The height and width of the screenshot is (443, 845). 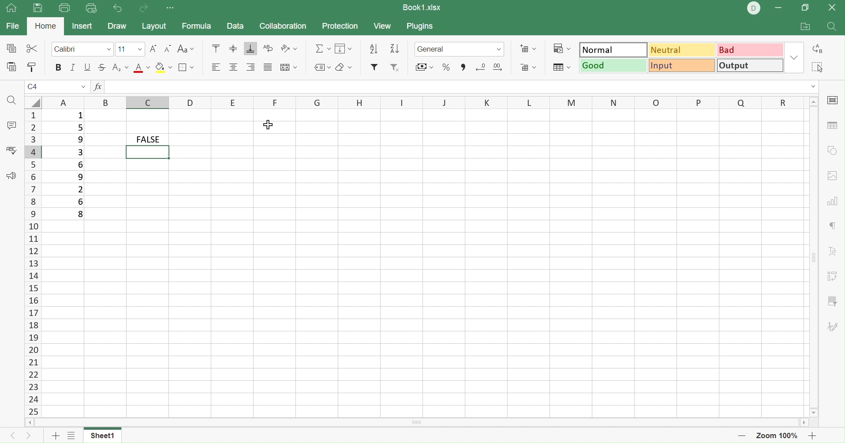 What do you see at coordinates (741, 436) in the screenshot?
I see `Zoom out` at bounding box center [741, 436].